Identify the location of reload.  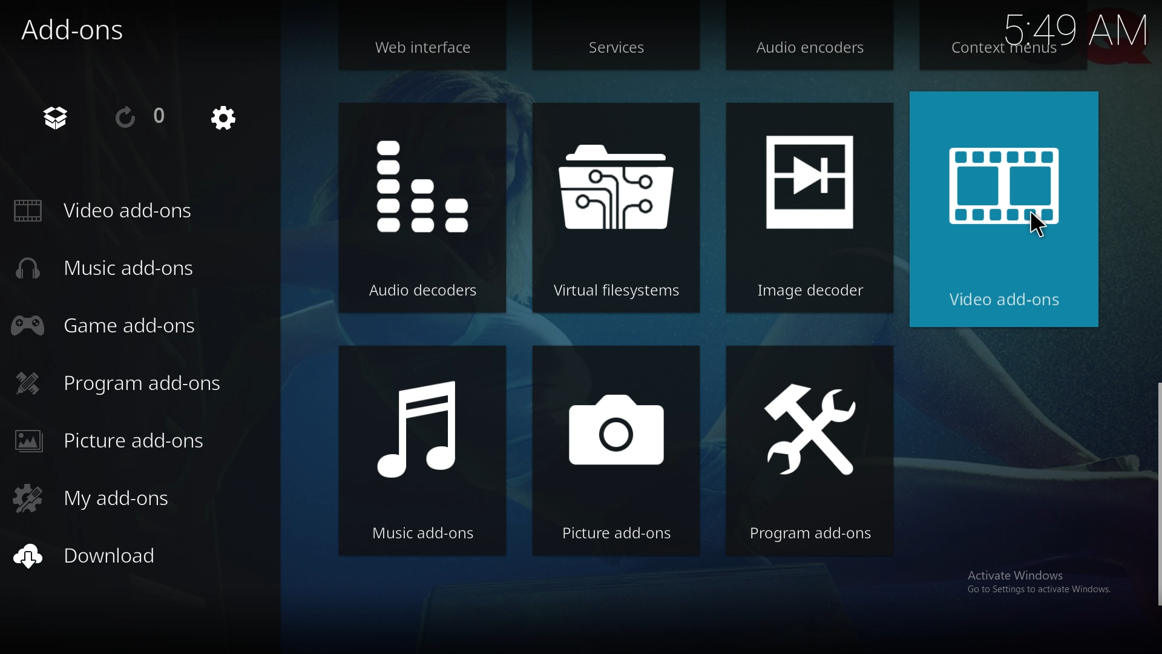
(143, 119).